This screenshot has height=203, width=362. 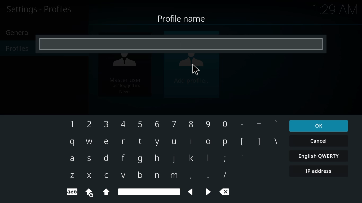 What do you see at coordinates (156, 157) in the screenshot?
I see `h` at bounding box center [156, 157].